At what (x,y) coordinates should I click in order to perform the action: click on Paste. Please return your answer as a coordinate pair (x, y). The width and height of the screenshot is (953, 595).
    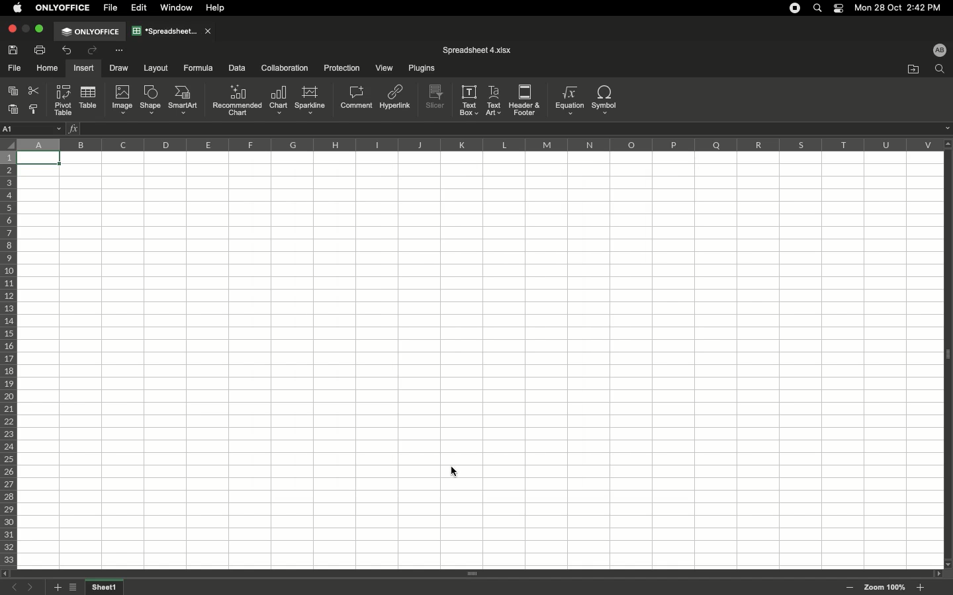
    Looking at the image, I should click on (15, 109).